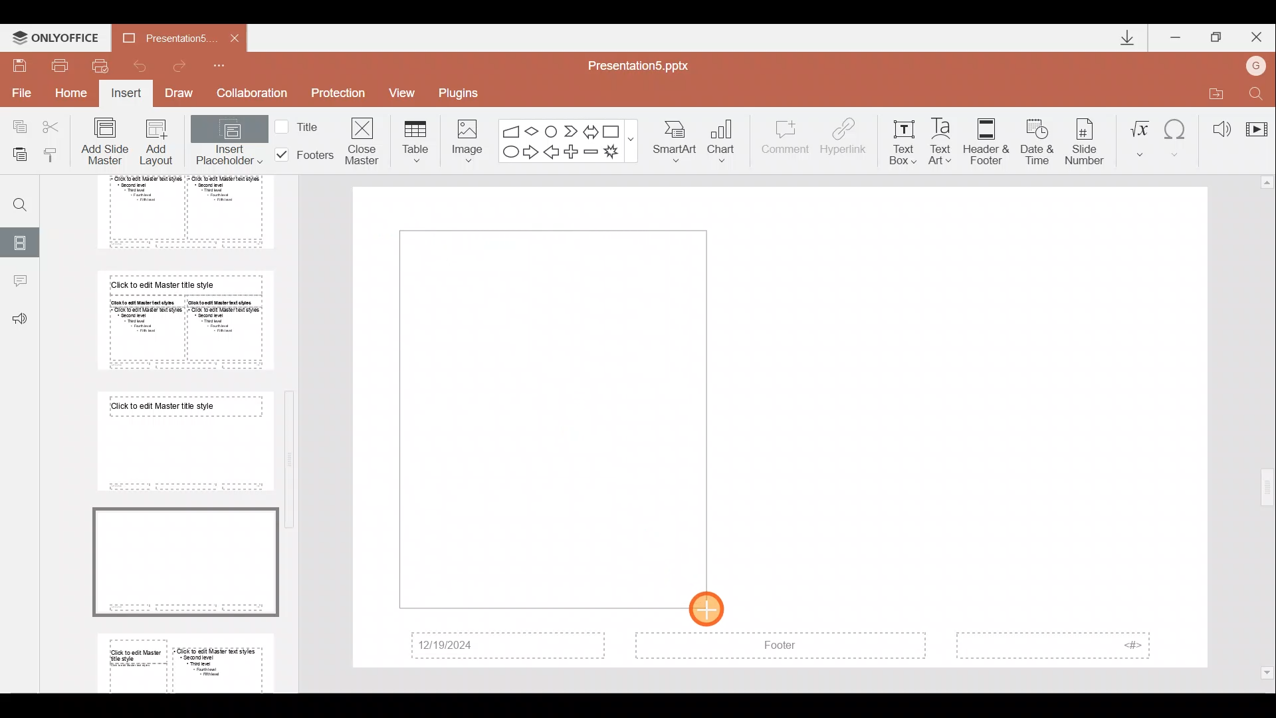 This screenshot has width=1276, height=718. I want to click on Print file, so click(60, 64).